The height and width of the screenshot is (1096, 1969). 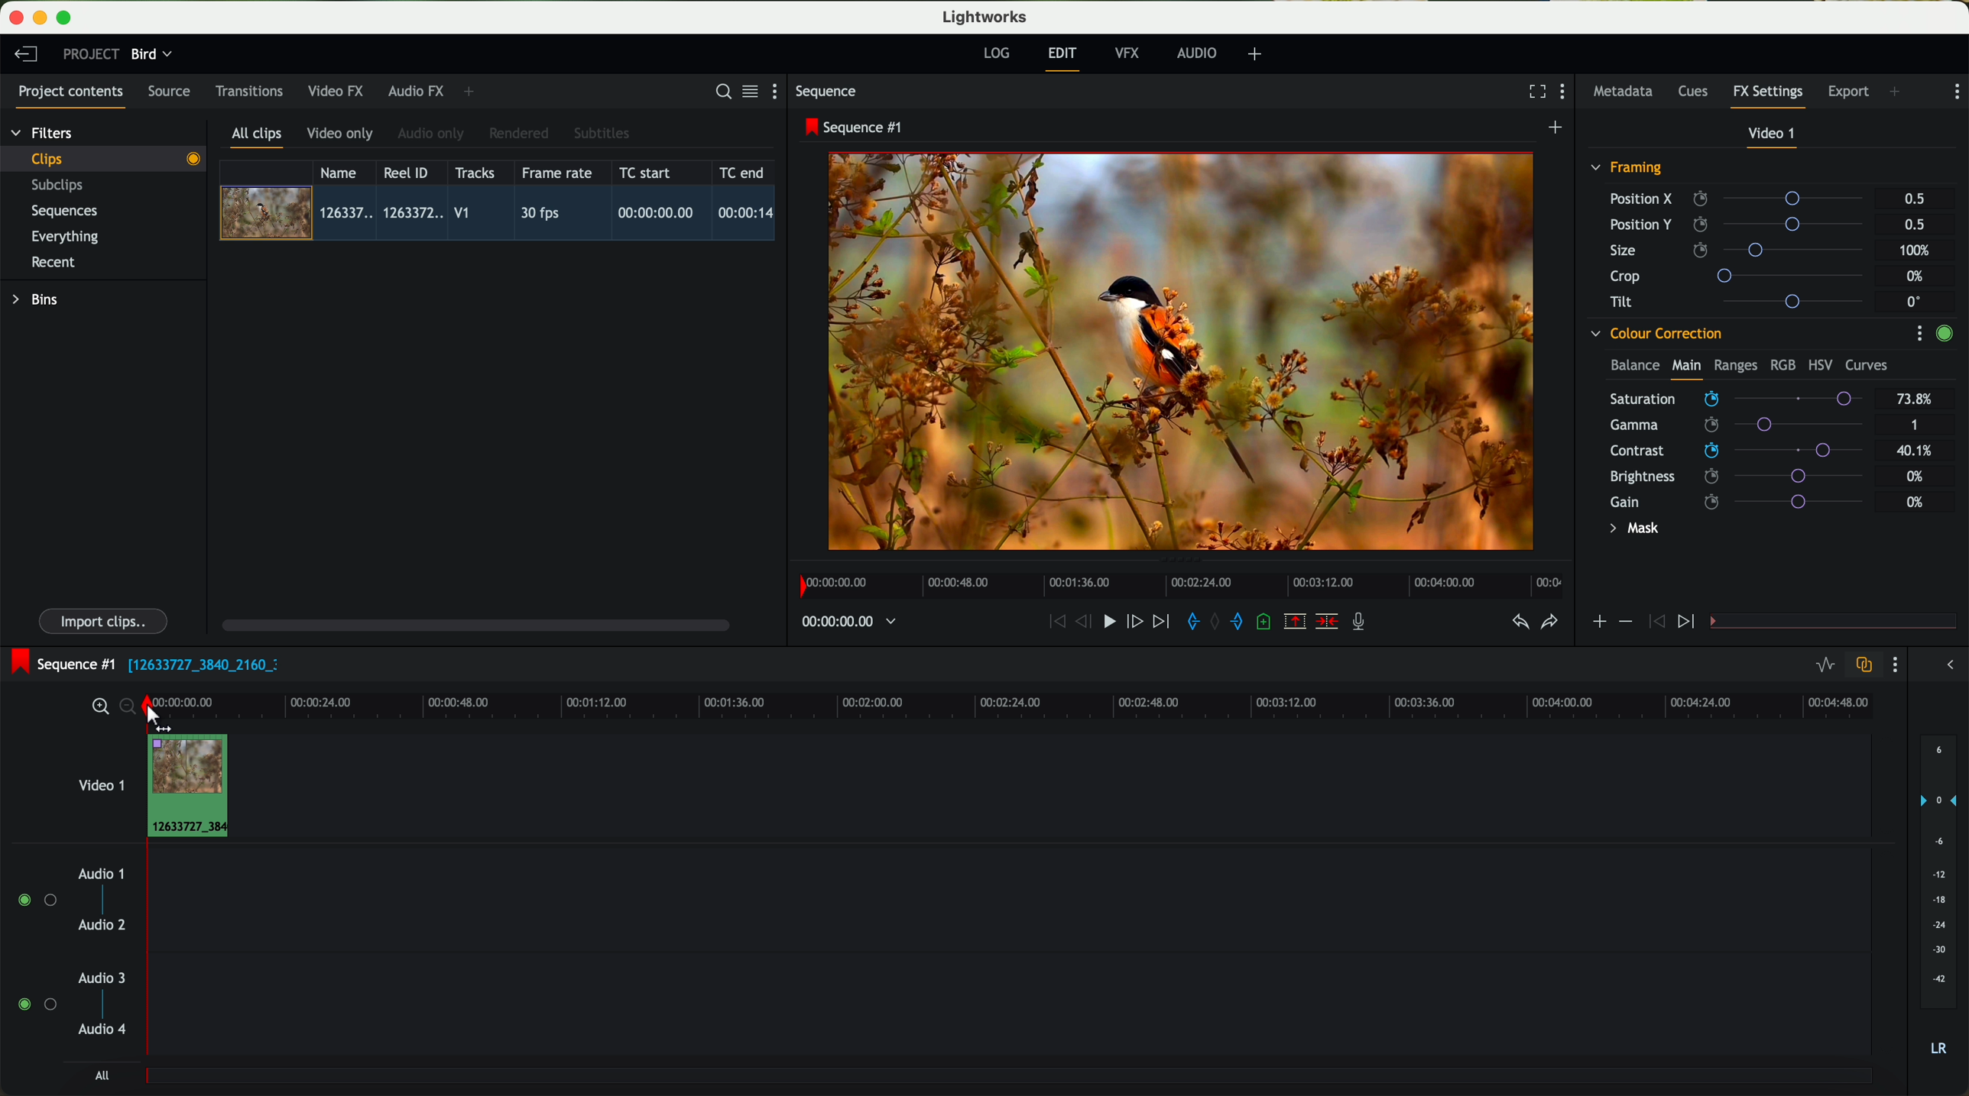 I want to click on enable audio, so click(x=36, y=1004).